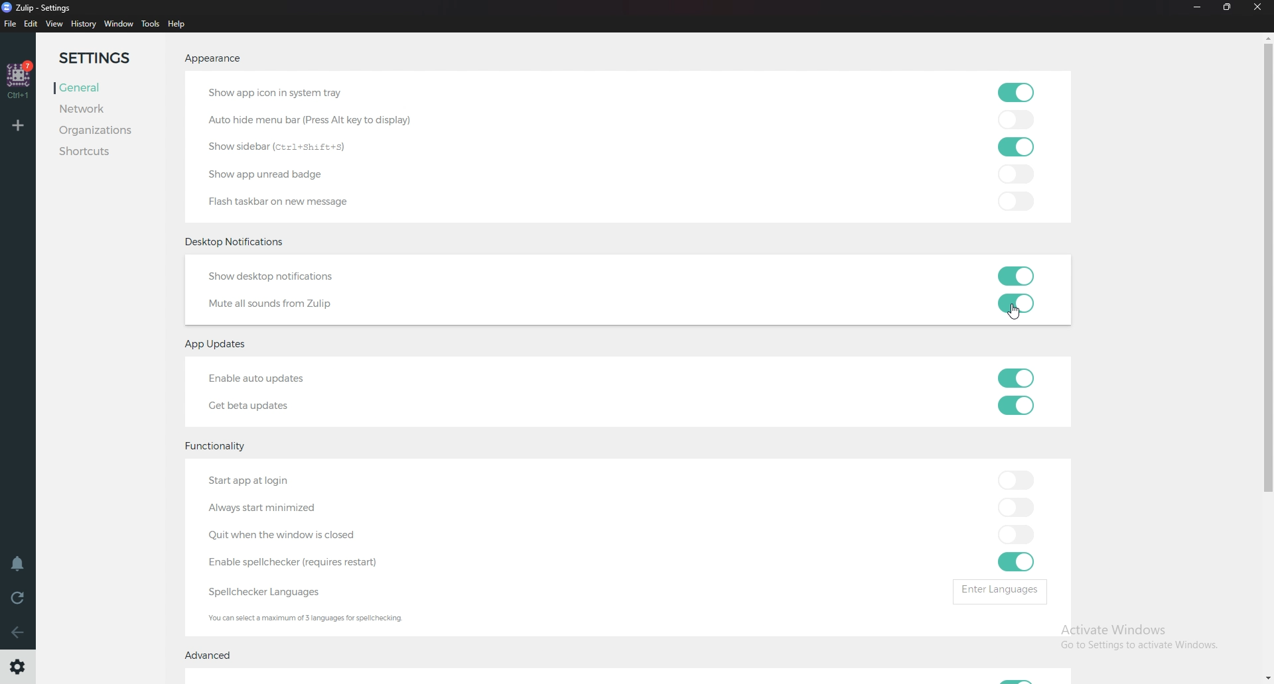 This screenshot has width=1274, height=684. I want to click on file, so click(11, 24).